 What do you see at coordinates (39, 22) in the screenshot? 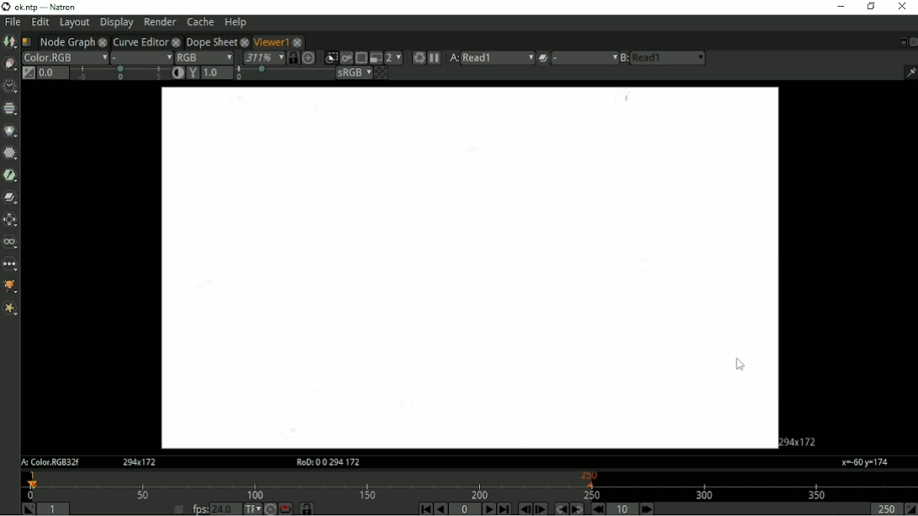
I see `Edit` at bounding box center [39, 22].